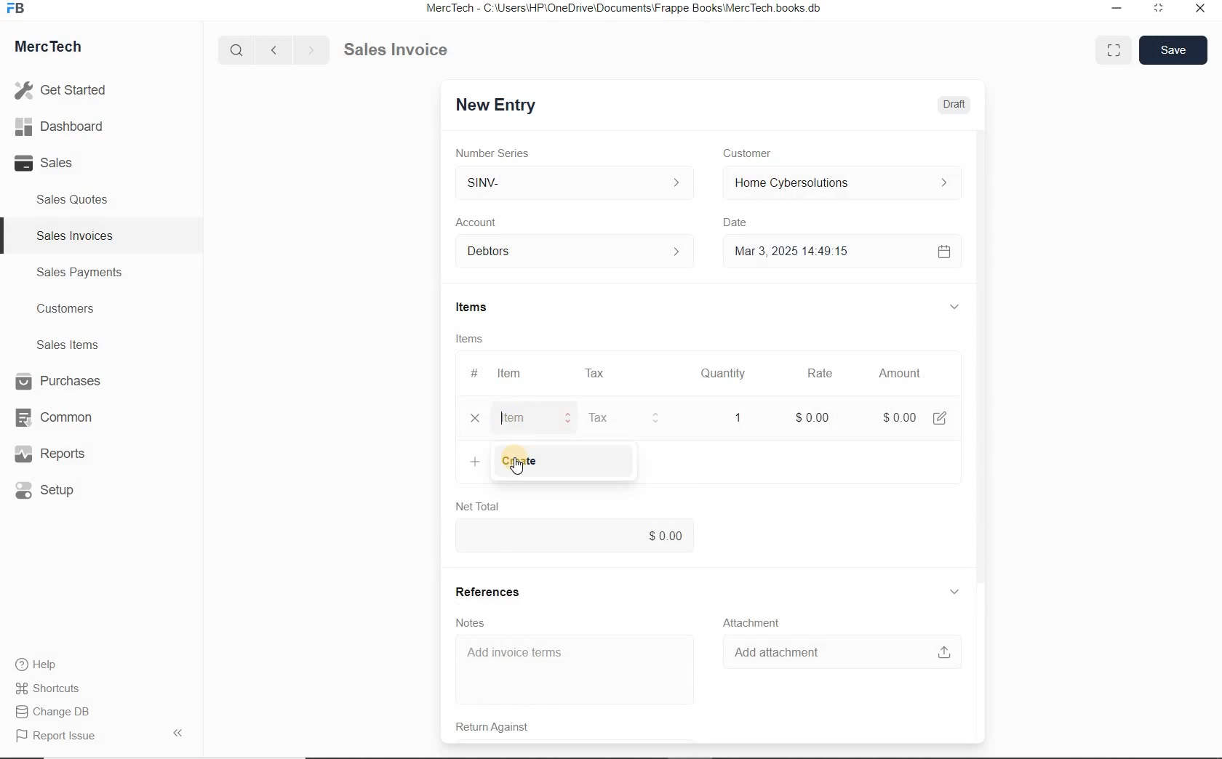 Image resolution: width=1222 pixels, height=759 pixels. Describe the element at coordinates (311, 50) in the screenshot. I see `Go forward` at that location.